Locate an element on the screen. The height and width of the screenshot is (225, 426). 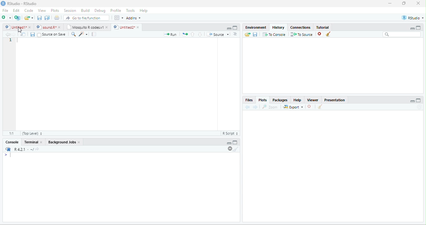
close is located at coordinates (139, 27).